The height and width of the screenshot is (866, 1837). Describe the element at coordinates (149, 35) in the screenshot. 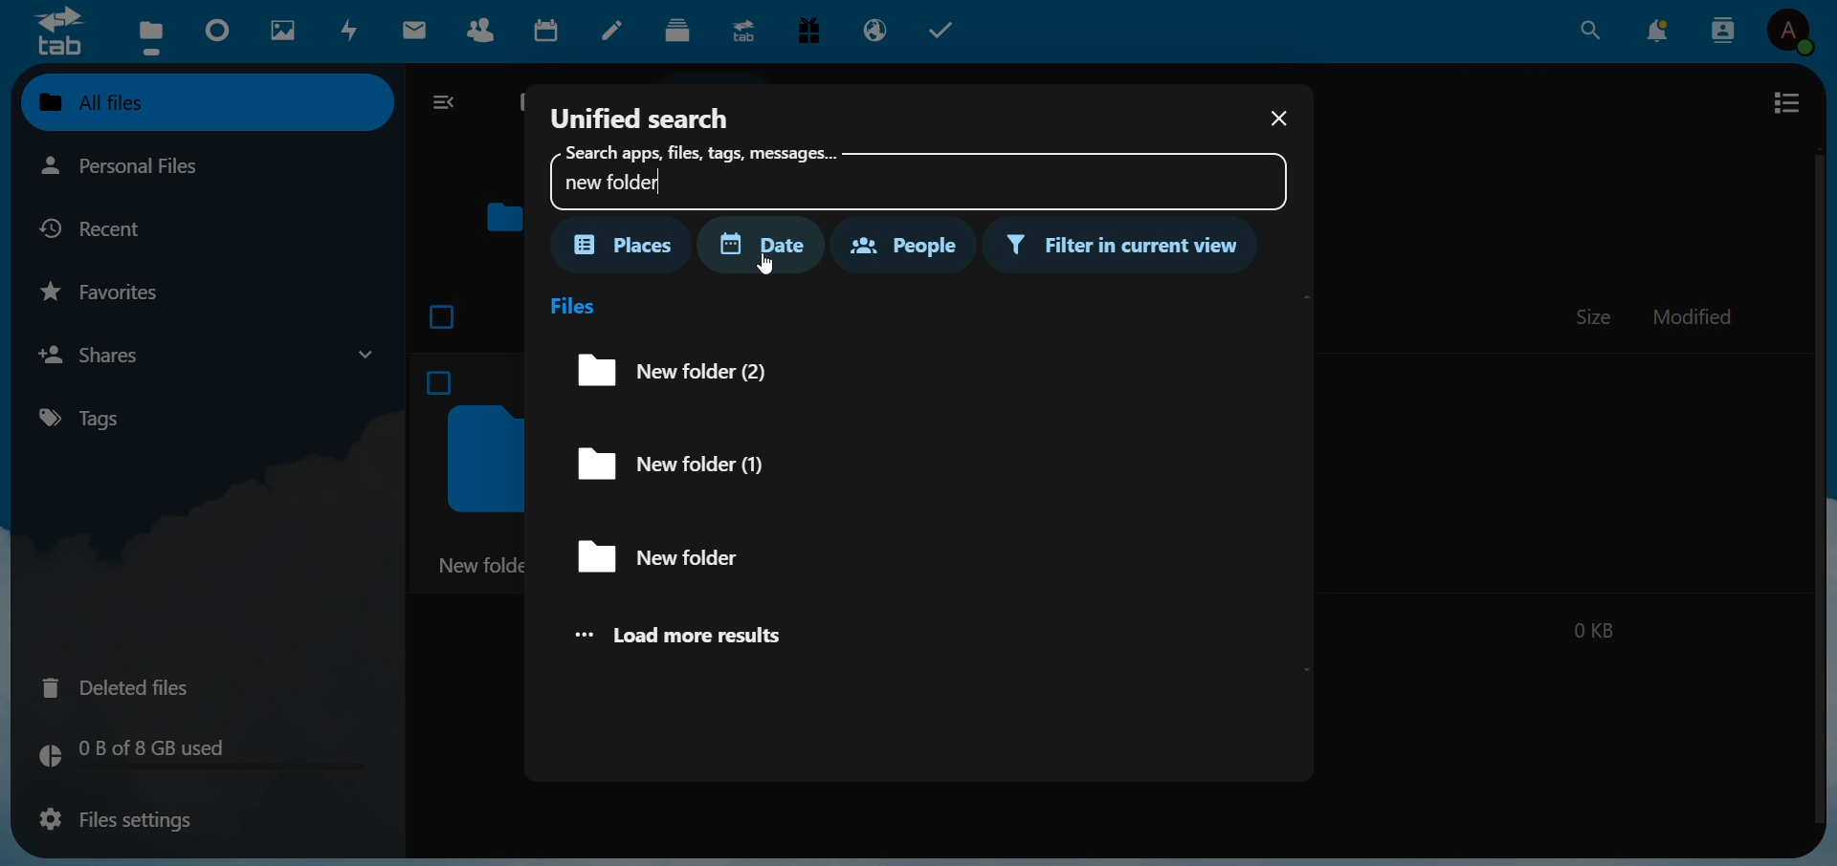

I see `files` at that location.